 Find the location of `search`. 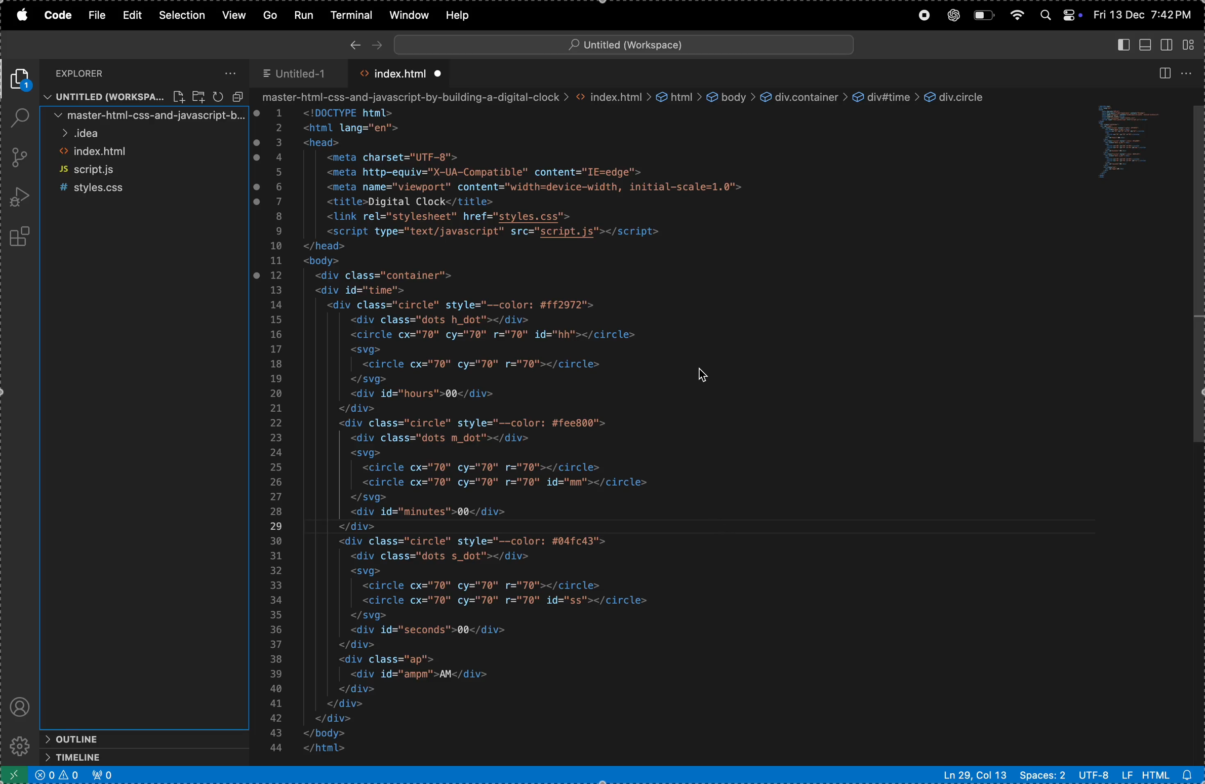

search is located at coordinates (20, 119).